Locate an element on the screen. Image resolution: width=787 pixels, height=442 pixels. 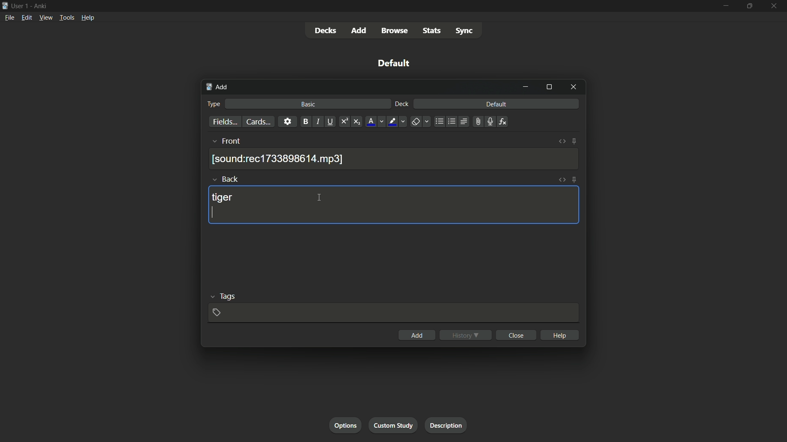
add is located at coordinates (416, 335).